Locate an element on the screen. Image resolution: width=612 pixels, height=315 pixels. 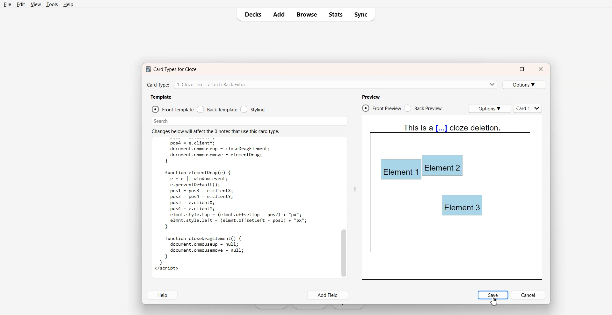
Template is located at coordinates (161, 97).